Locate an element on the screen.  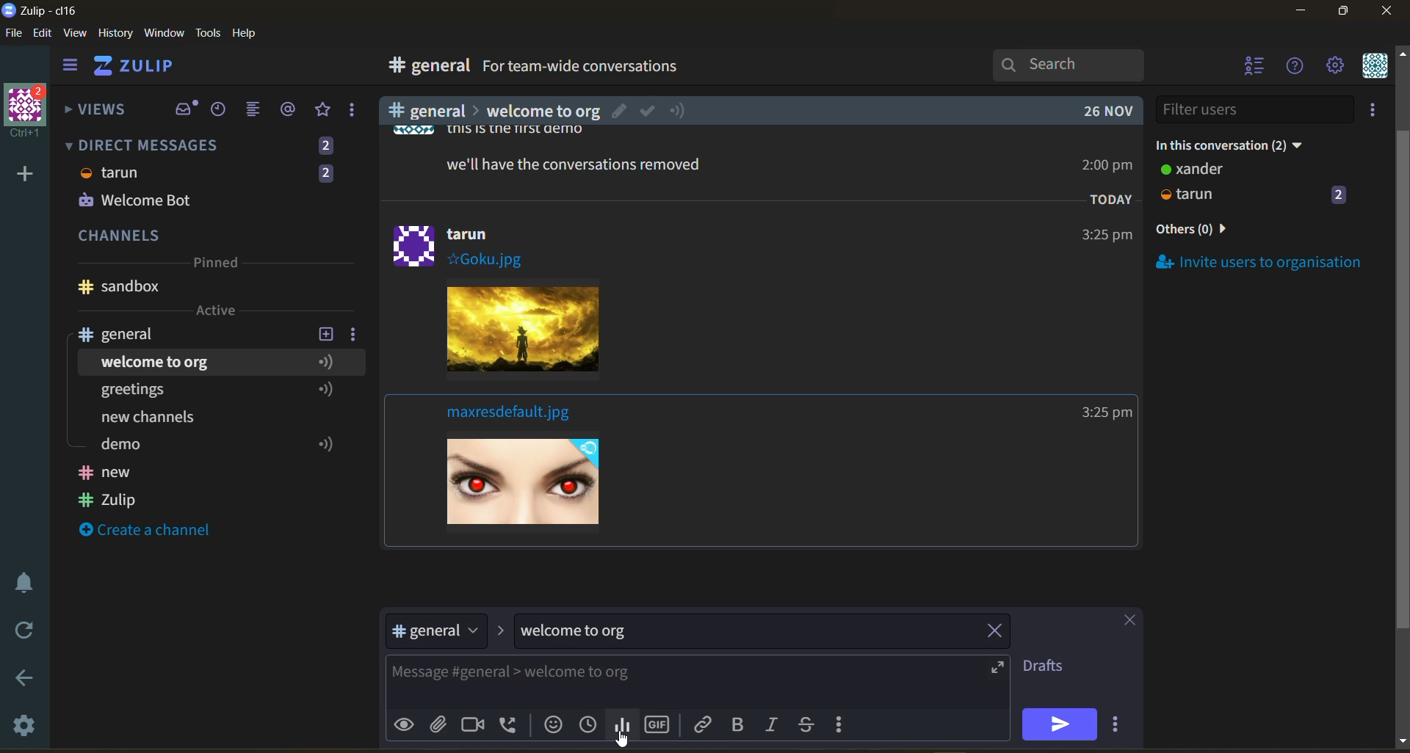
stream/channel is located at coordinates (435, 630).